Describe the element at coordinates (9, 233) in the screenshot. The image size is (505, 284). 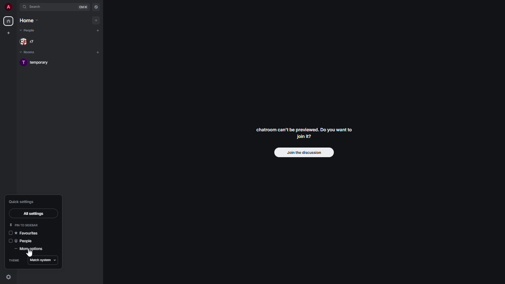
I see `disabled` at that location.